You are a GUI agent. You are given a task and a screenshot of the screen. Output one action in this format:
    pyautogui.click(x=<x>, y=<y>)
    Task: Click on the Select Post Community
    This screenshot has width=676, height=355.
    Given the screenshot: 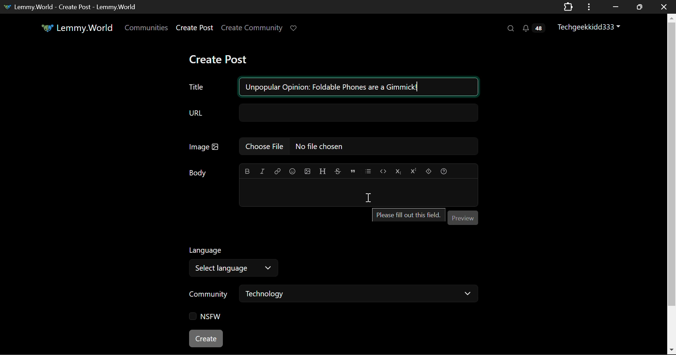 What is the action you would take?
    pyautogui.click(x=333, y=295)
    